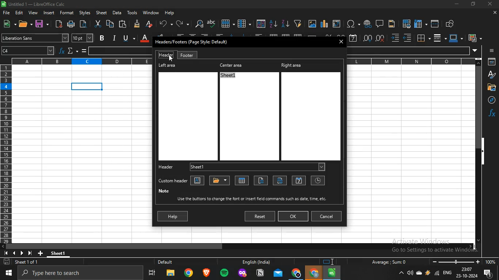 This screenshot has width=499, height=280. I want to click on row, so click(227, 23).